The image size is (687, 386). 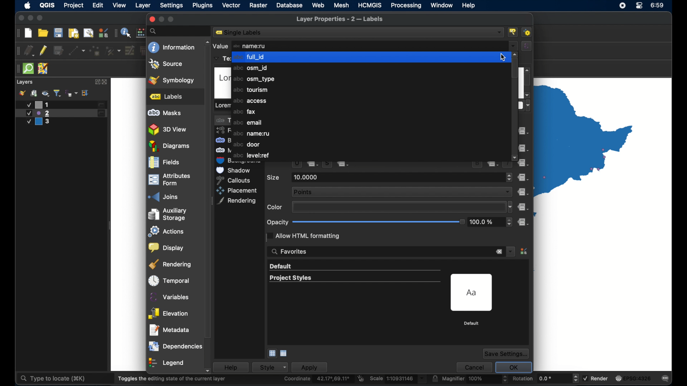 I want to click on fields, so click(x=164, y=163).